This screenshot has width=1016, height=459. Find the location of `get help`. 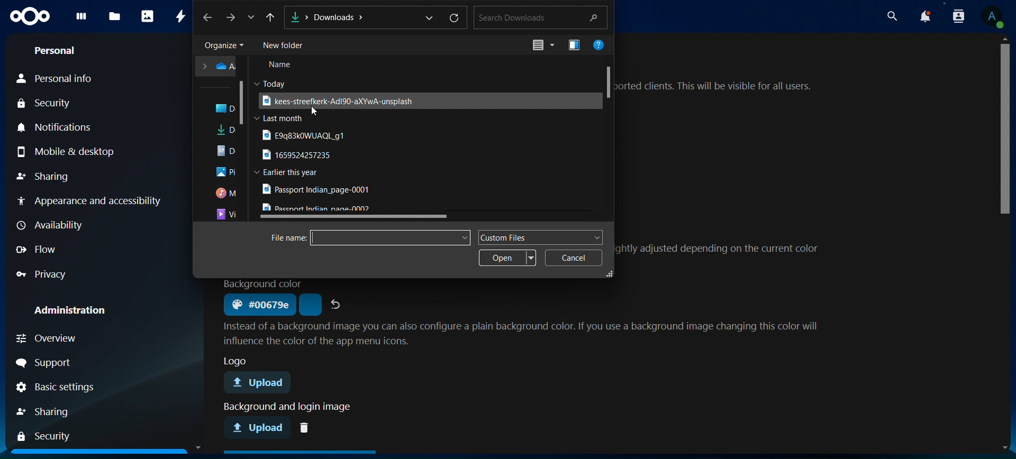

get help is located at coordinates (601, 46).